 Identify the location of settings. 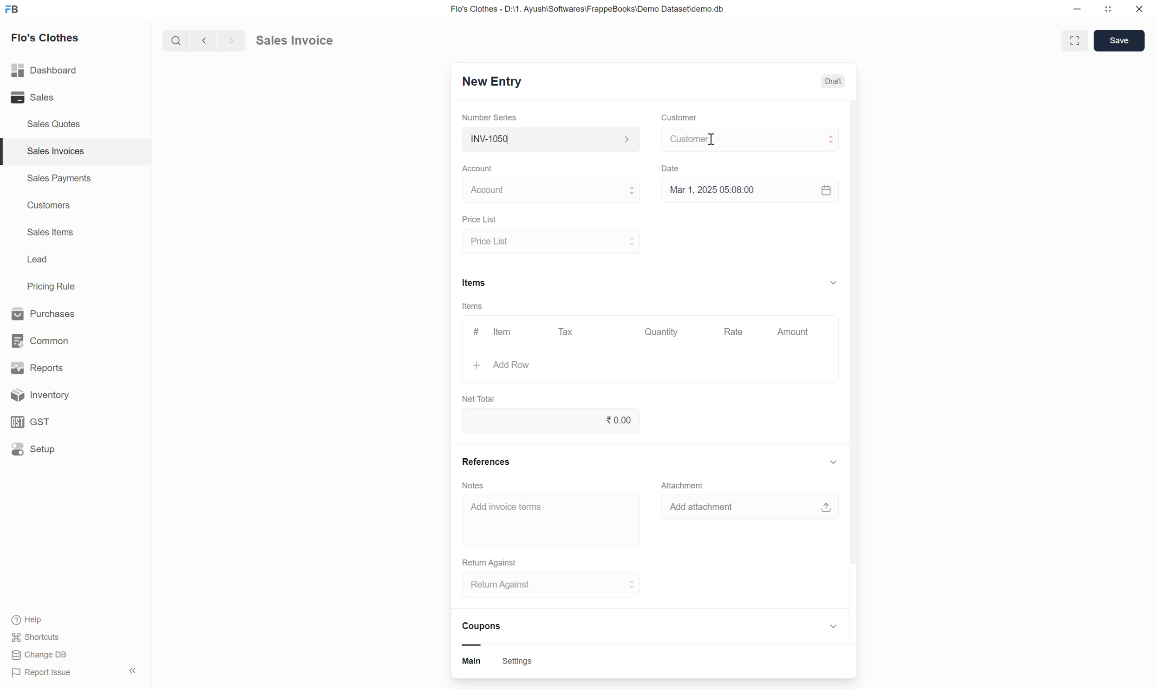
(517, 663).